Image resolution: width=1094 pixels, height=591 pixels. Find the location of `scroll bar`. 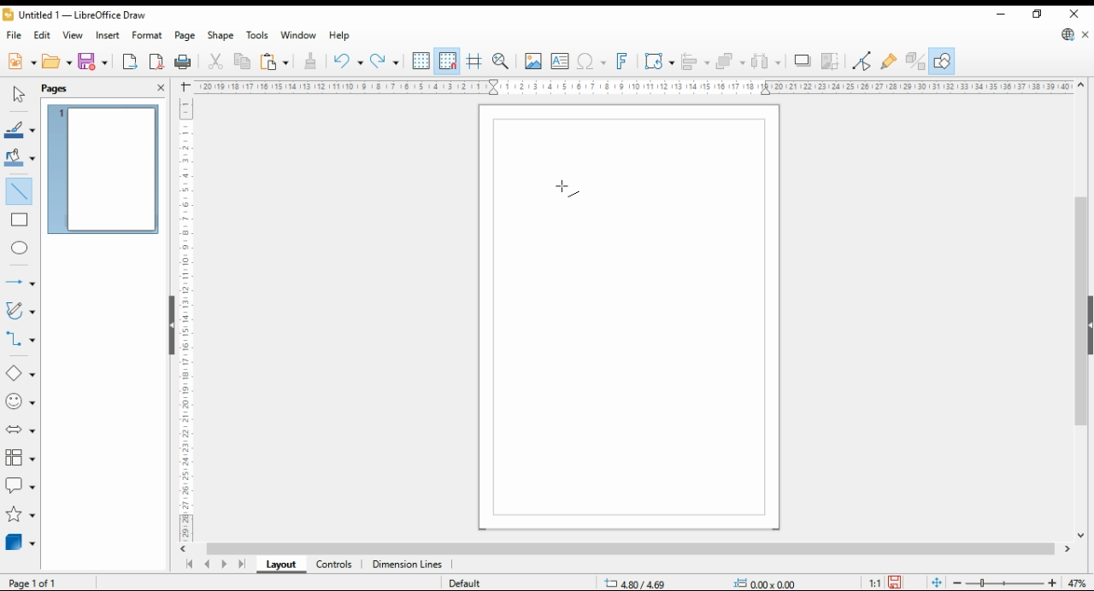

scroll bar is located at coordinates (1080, 308).